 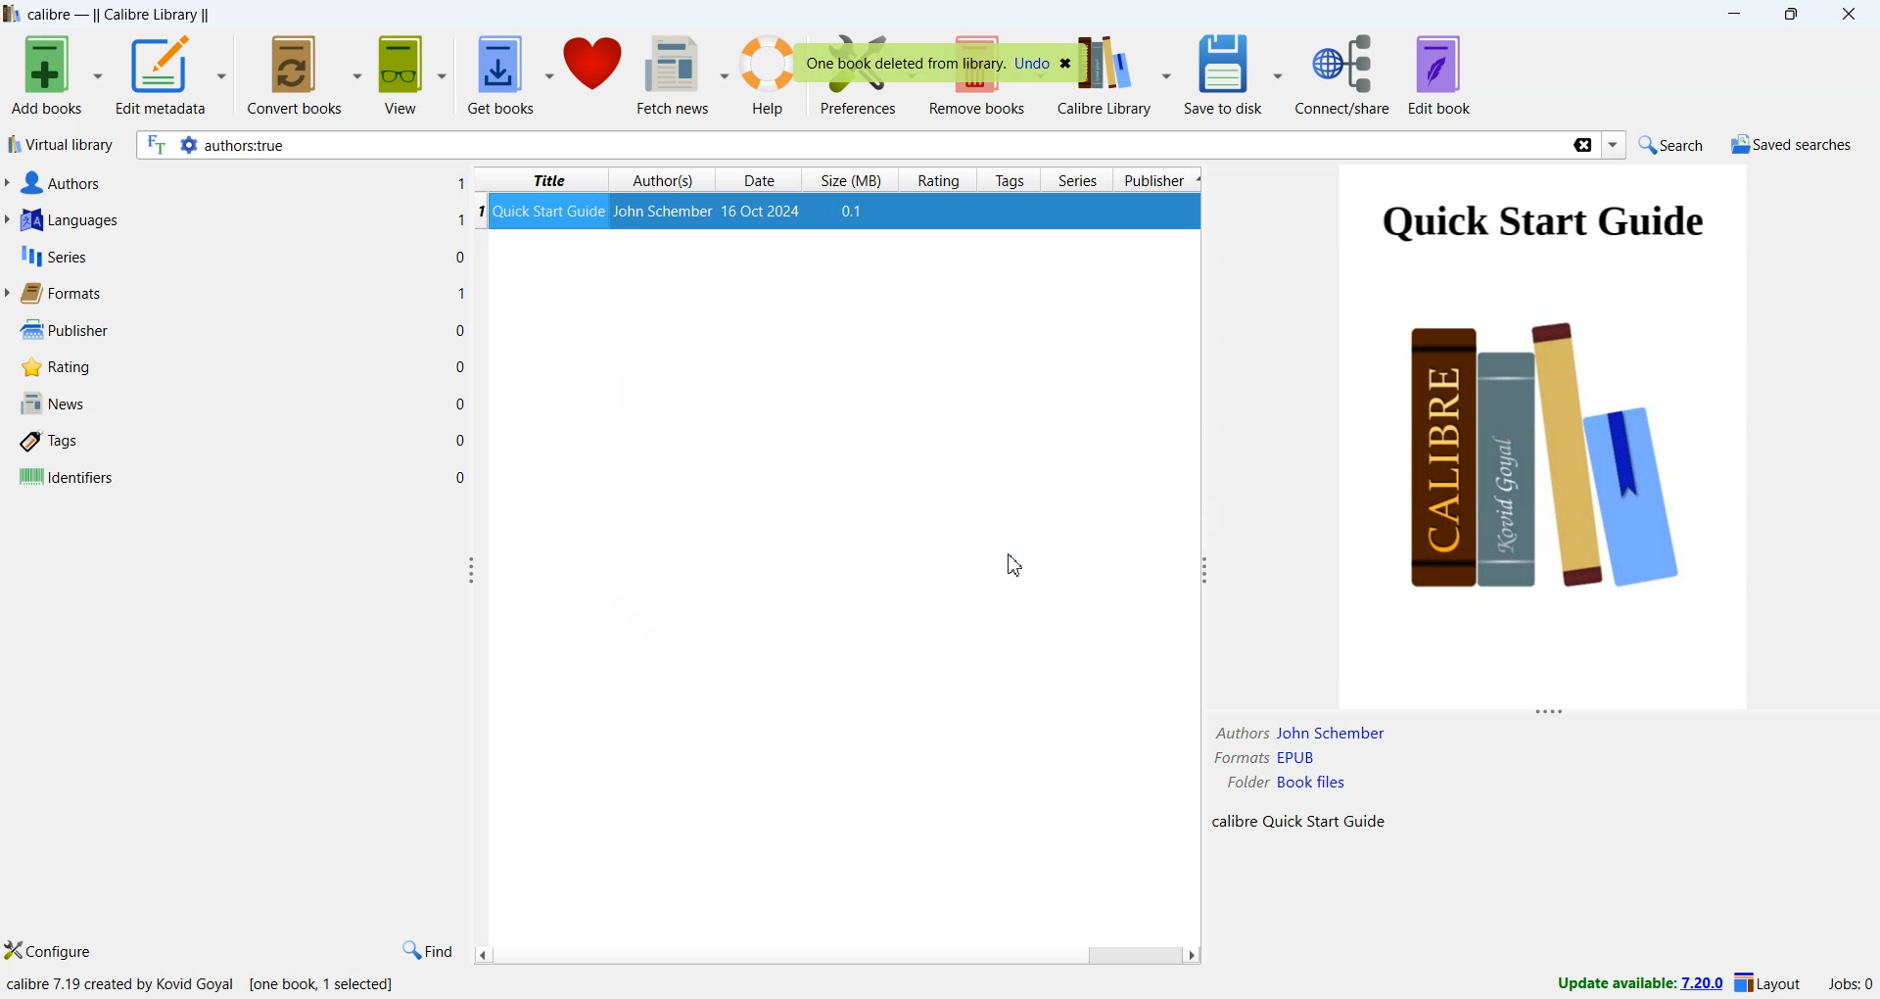 What do you see at coordinates (1012, 566) in the screenshot?
I see `Cursor` at bounding box center [1012, 566].